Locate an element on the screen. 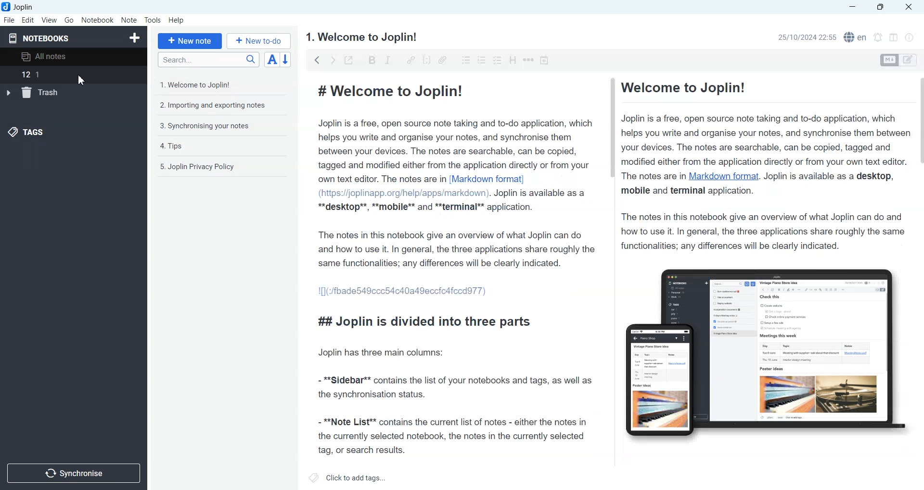  Attach file is located at coordinates (445, 59).